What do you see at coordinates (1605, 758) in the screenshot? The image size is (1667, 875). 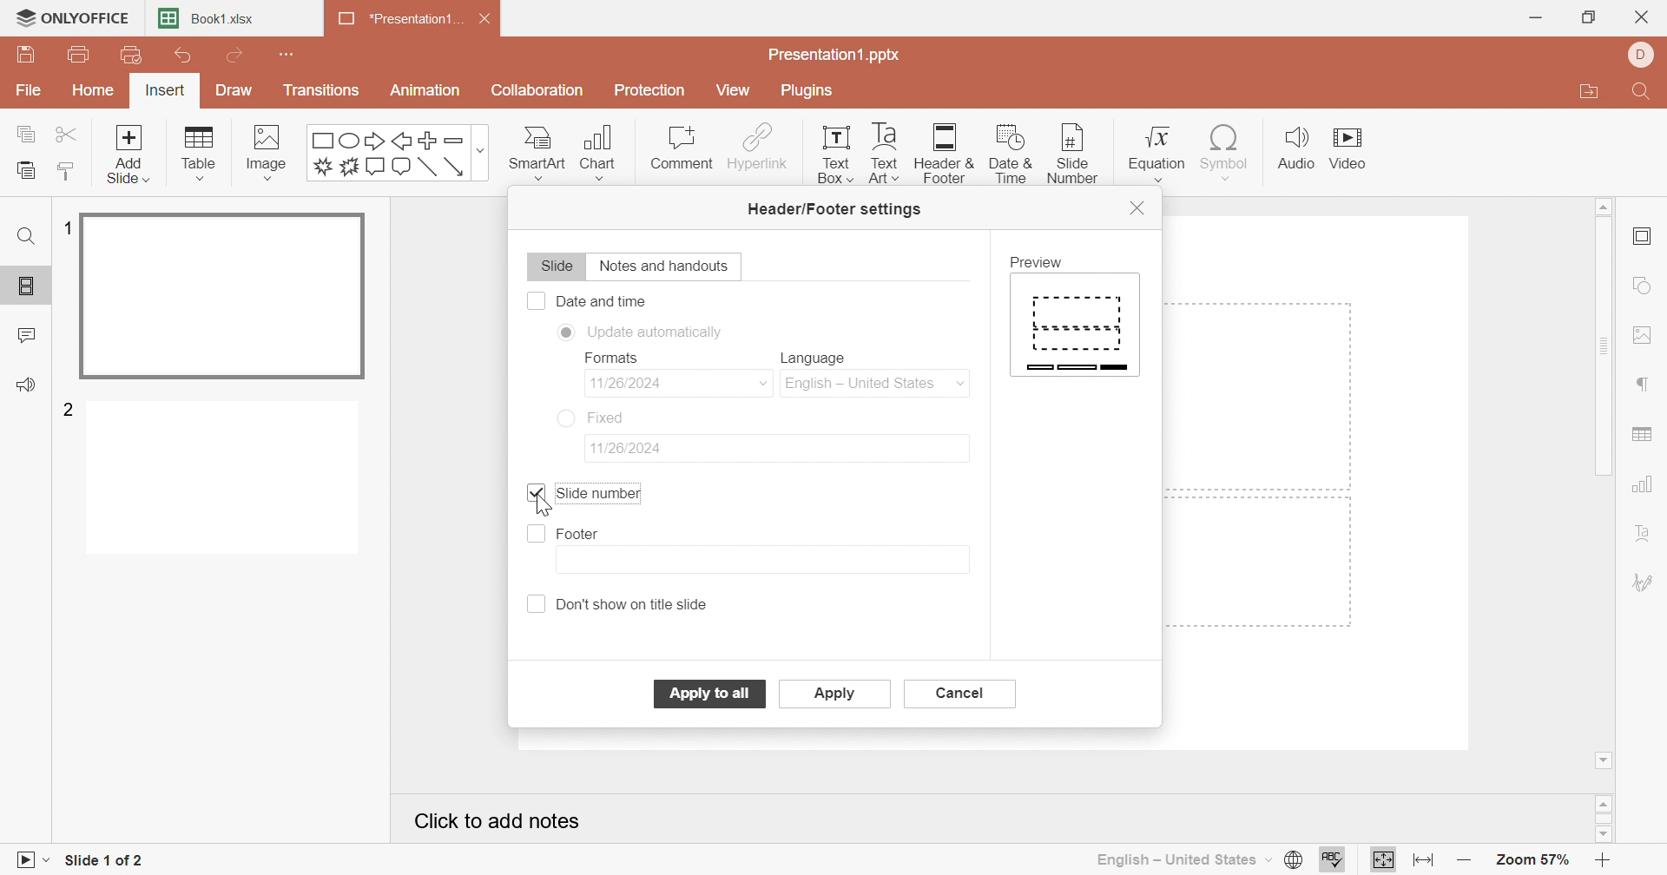 I see `Scroll Down` at bounding box center [1605, 758].